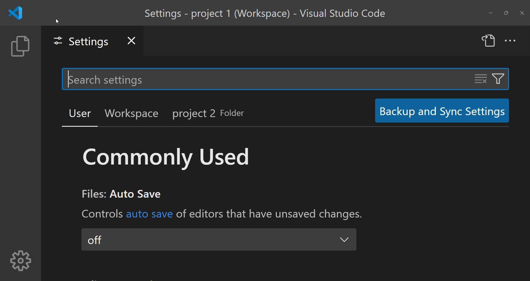  What do you see at coordinates (261, 79) in the screenshot?
I see `search setting` at bounding box center [261, 79].